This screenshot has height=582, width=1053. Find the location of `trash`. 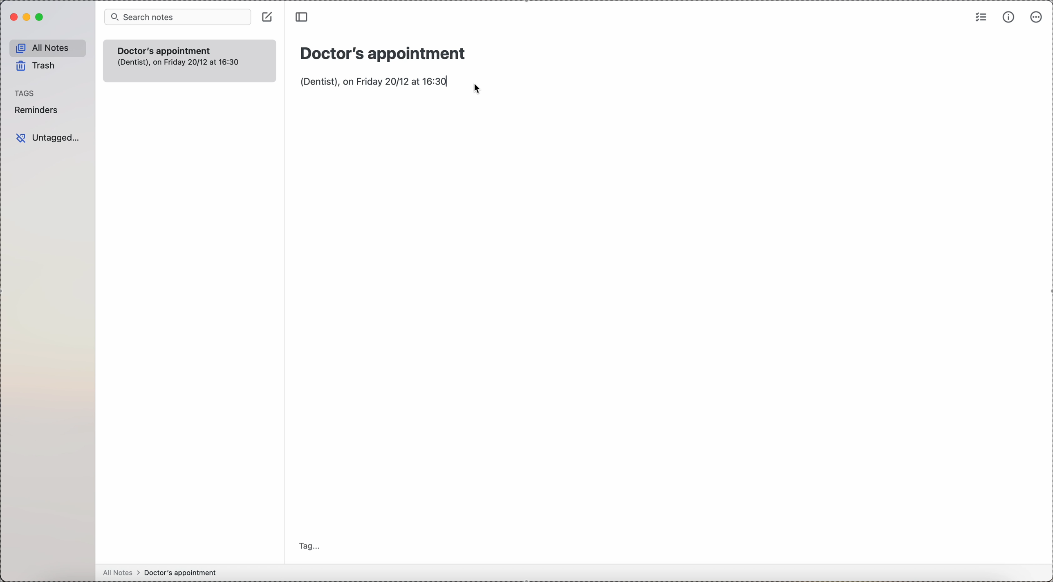

trash is located at coordinates (35, 66).